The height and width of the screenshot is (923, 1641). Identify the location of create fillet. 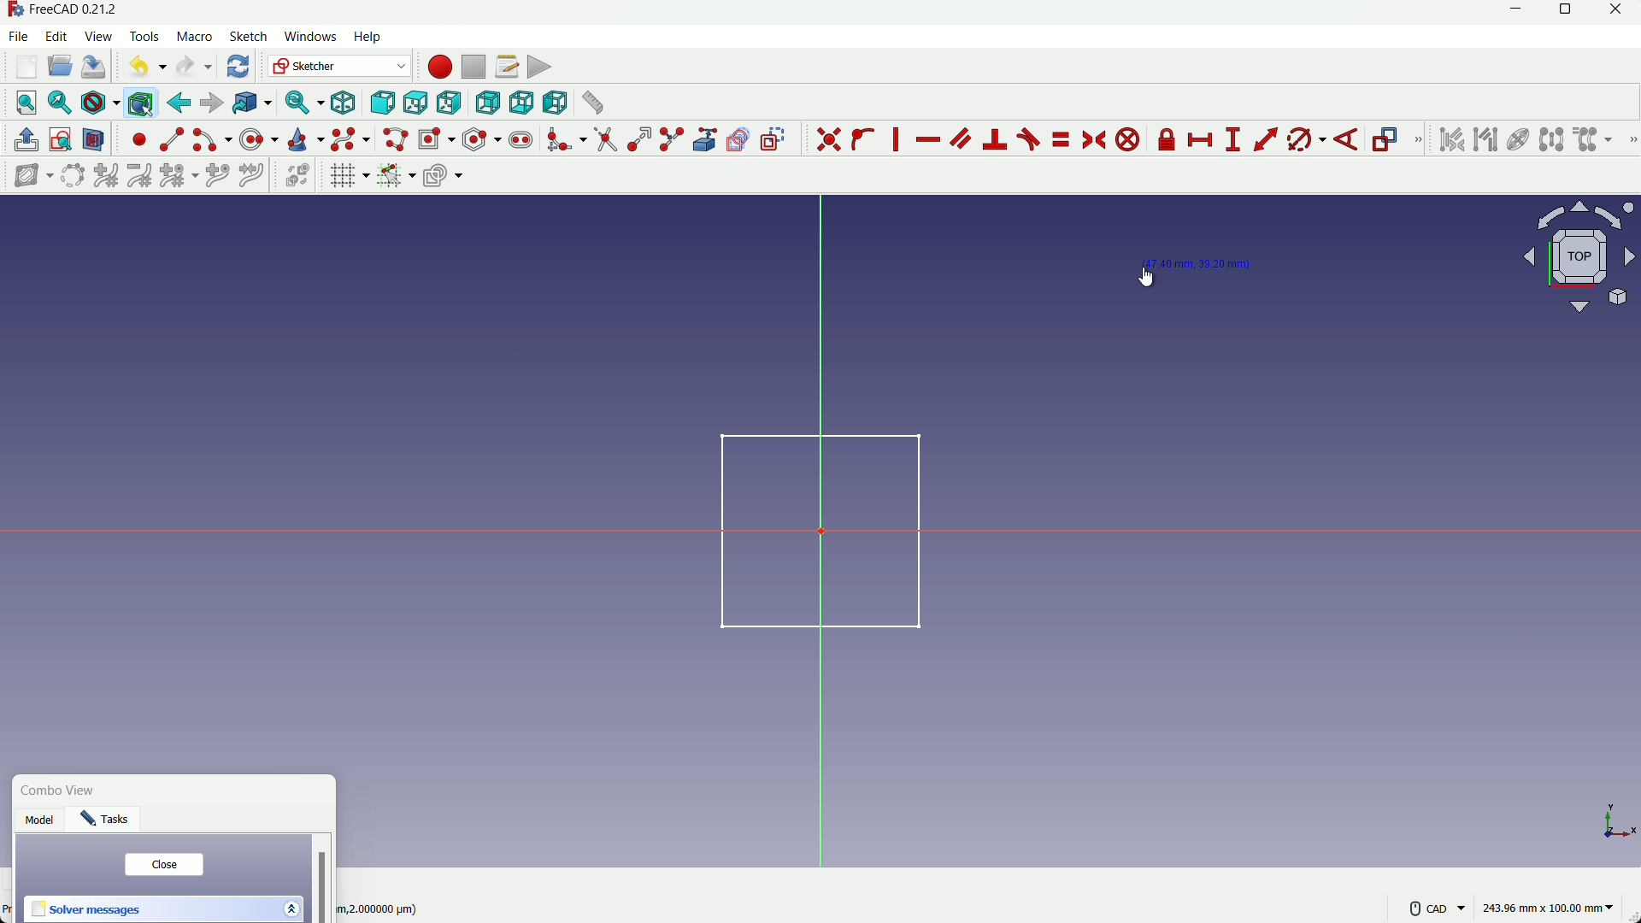
(565, 139).